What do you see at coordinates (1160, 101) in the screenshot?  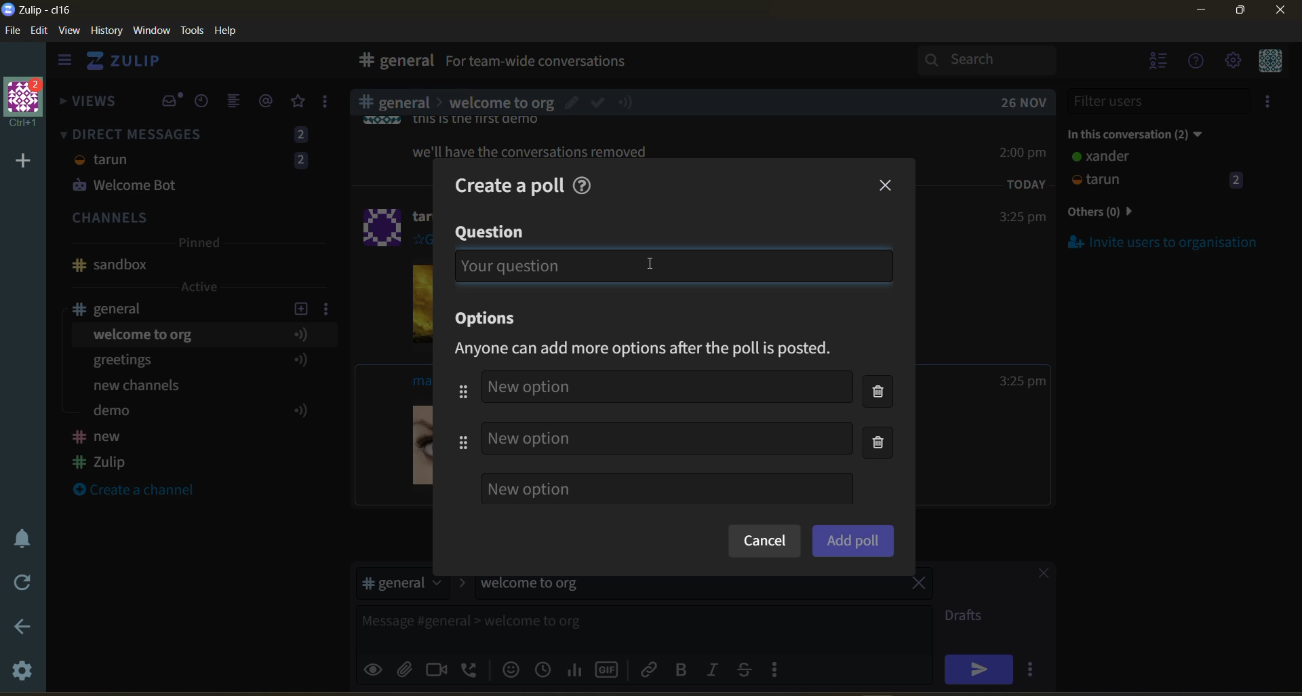 I see `filter users` at bounding box center [1160, 101].